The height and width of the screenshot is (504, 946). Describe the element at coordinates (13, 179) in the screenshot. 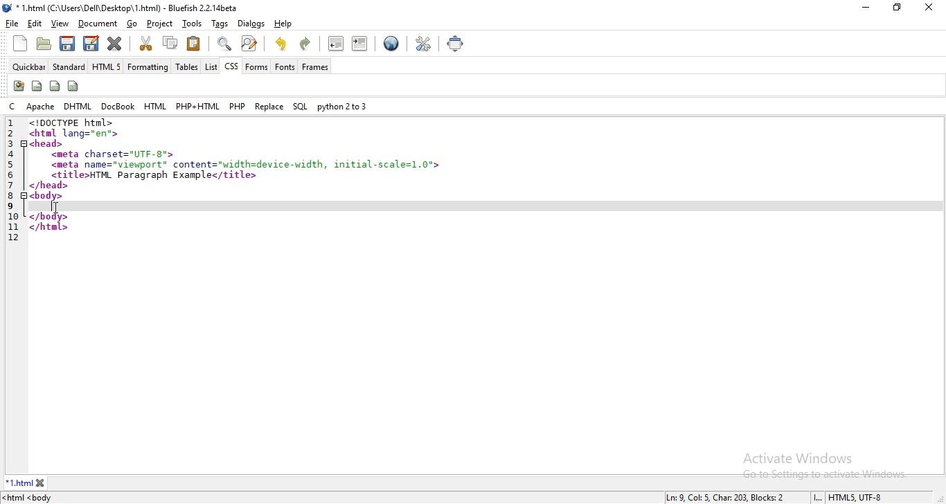

I see `line numbers utilised from 1 to 12` at that location.